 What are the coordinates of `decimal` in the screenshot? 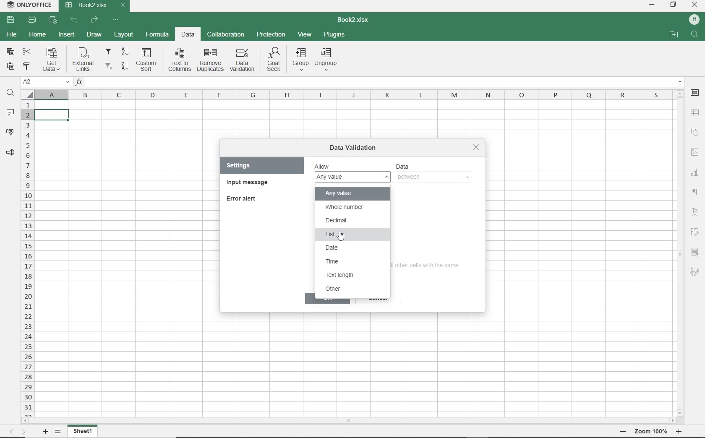 It's located at (346, 221).